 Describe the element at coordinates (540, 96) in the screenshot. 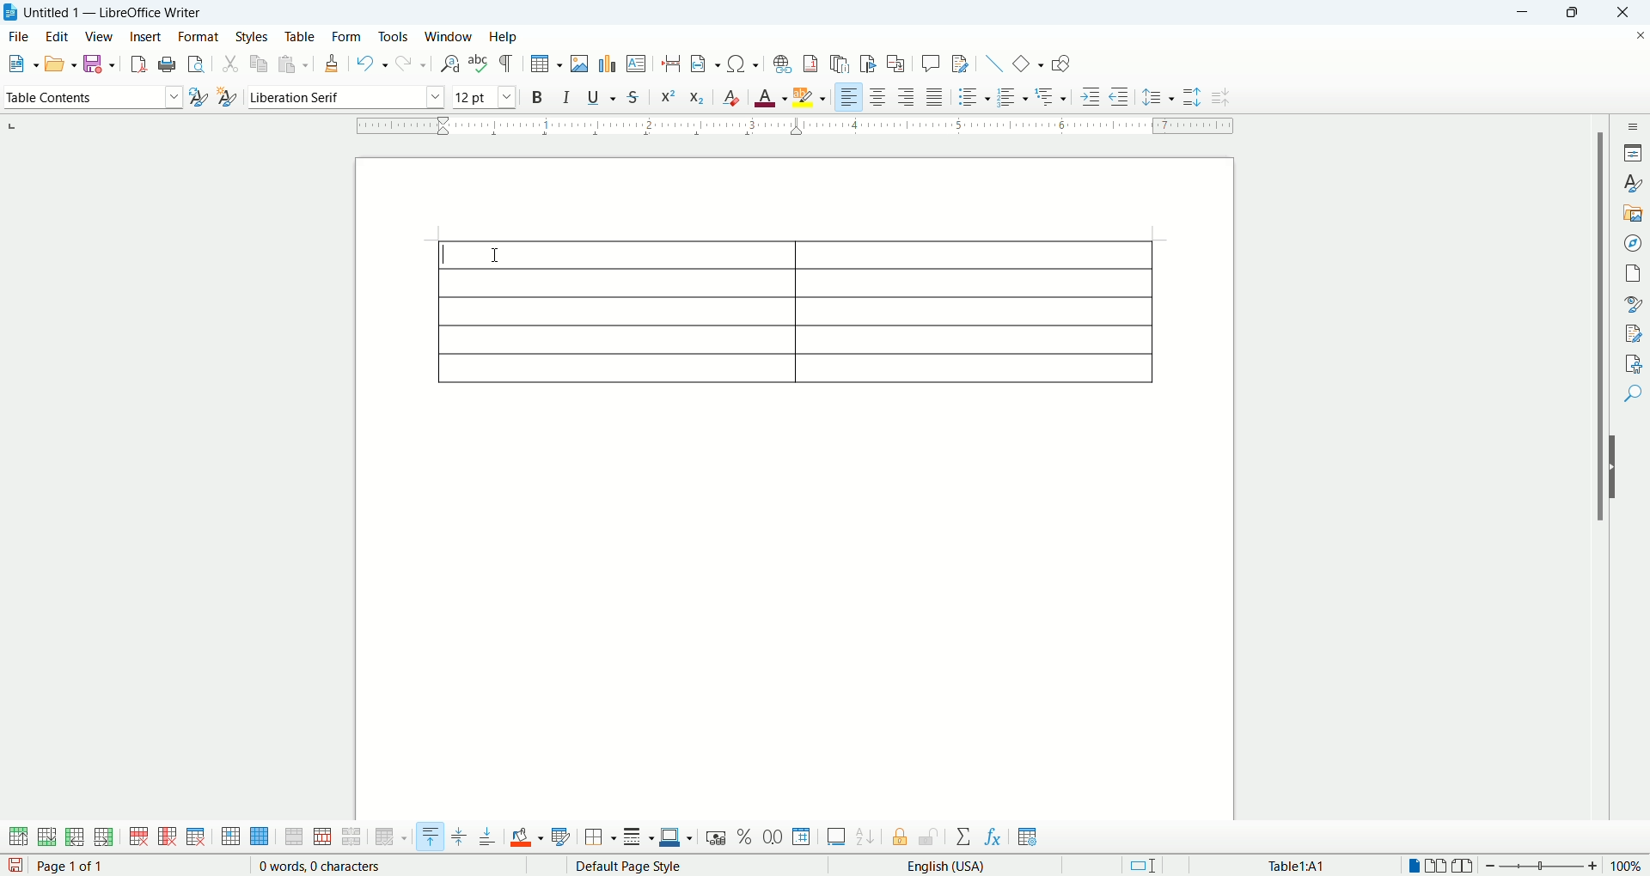

I see `bold` at that location.